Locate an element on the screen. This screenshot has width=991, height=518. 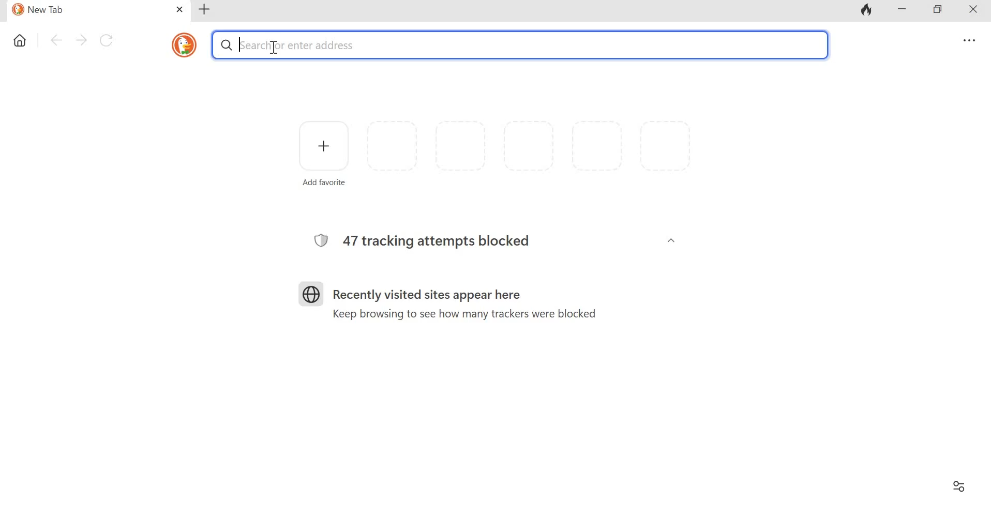
add favorite is located at coordinates (320, 184).